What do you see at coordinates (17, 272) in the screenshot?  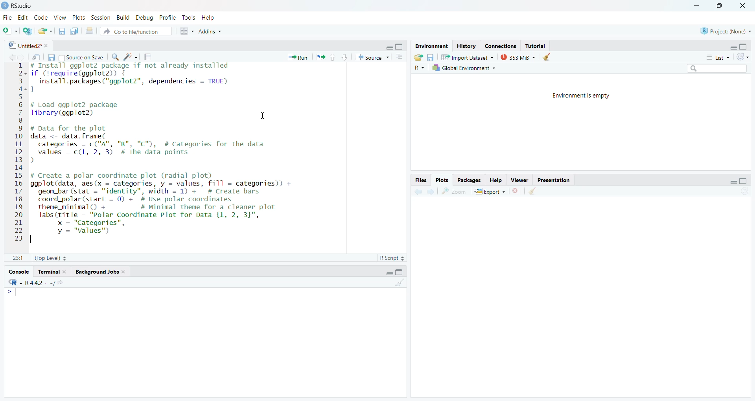 I see `Console` at bounding box center [17, 272].